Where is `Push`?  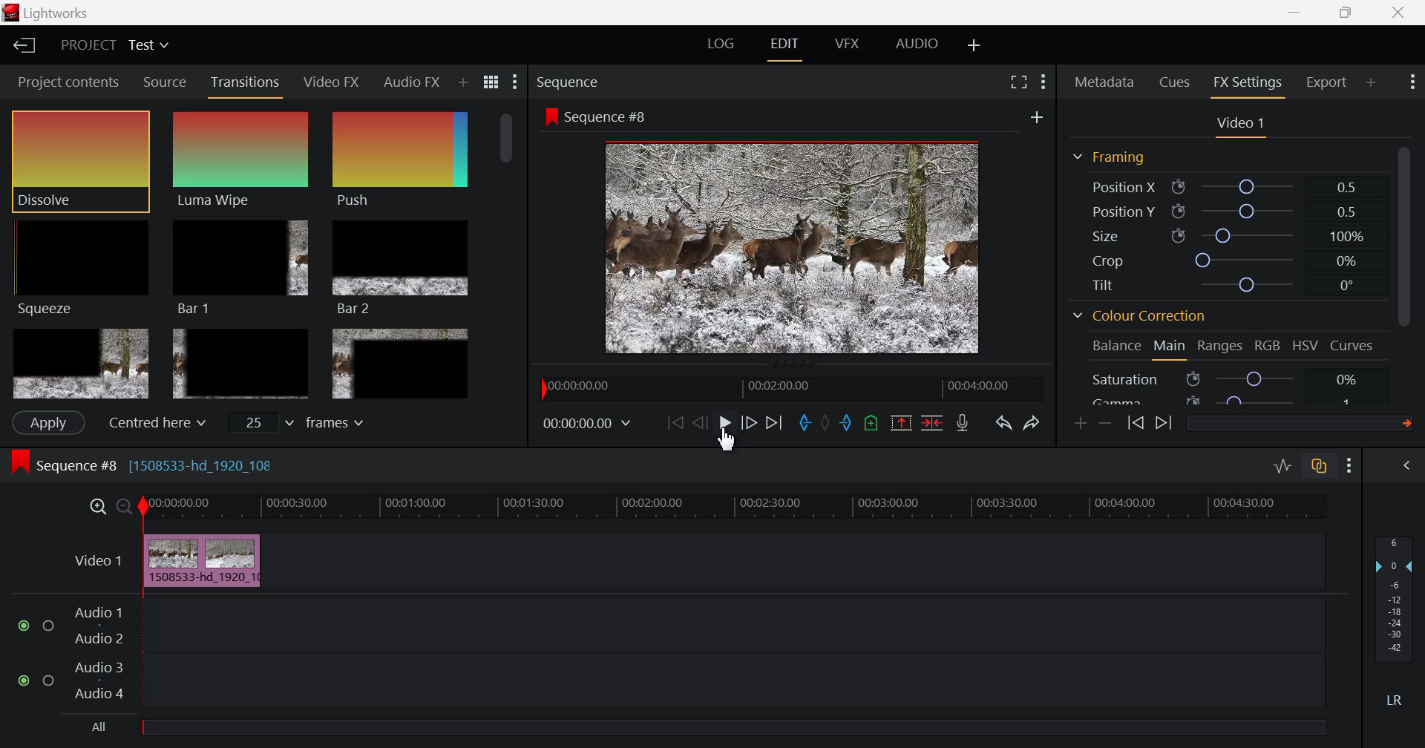
Push is located at coordinates (400, 160).